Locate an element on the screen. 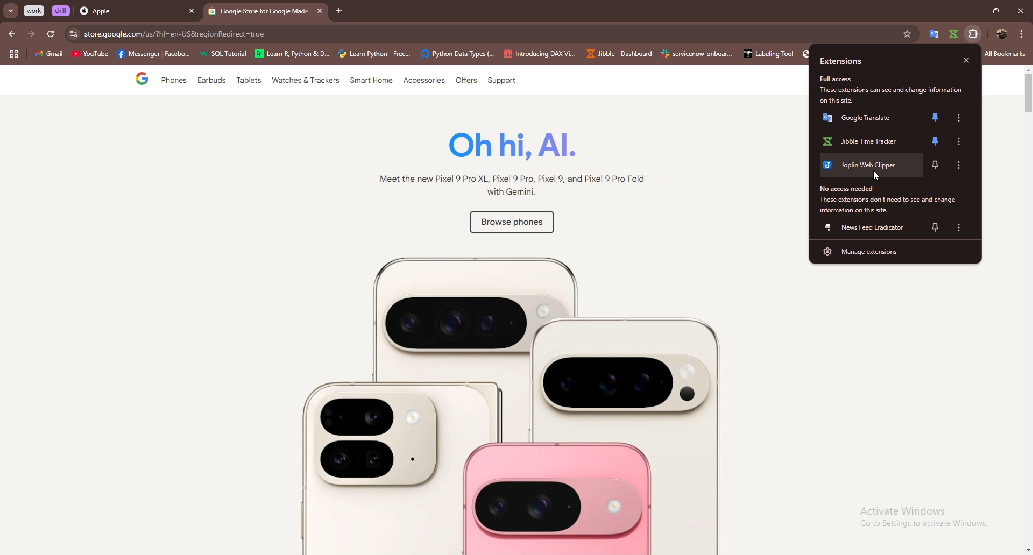 The image size is (1033, 555). close tab is located at coordinates (318, 11).